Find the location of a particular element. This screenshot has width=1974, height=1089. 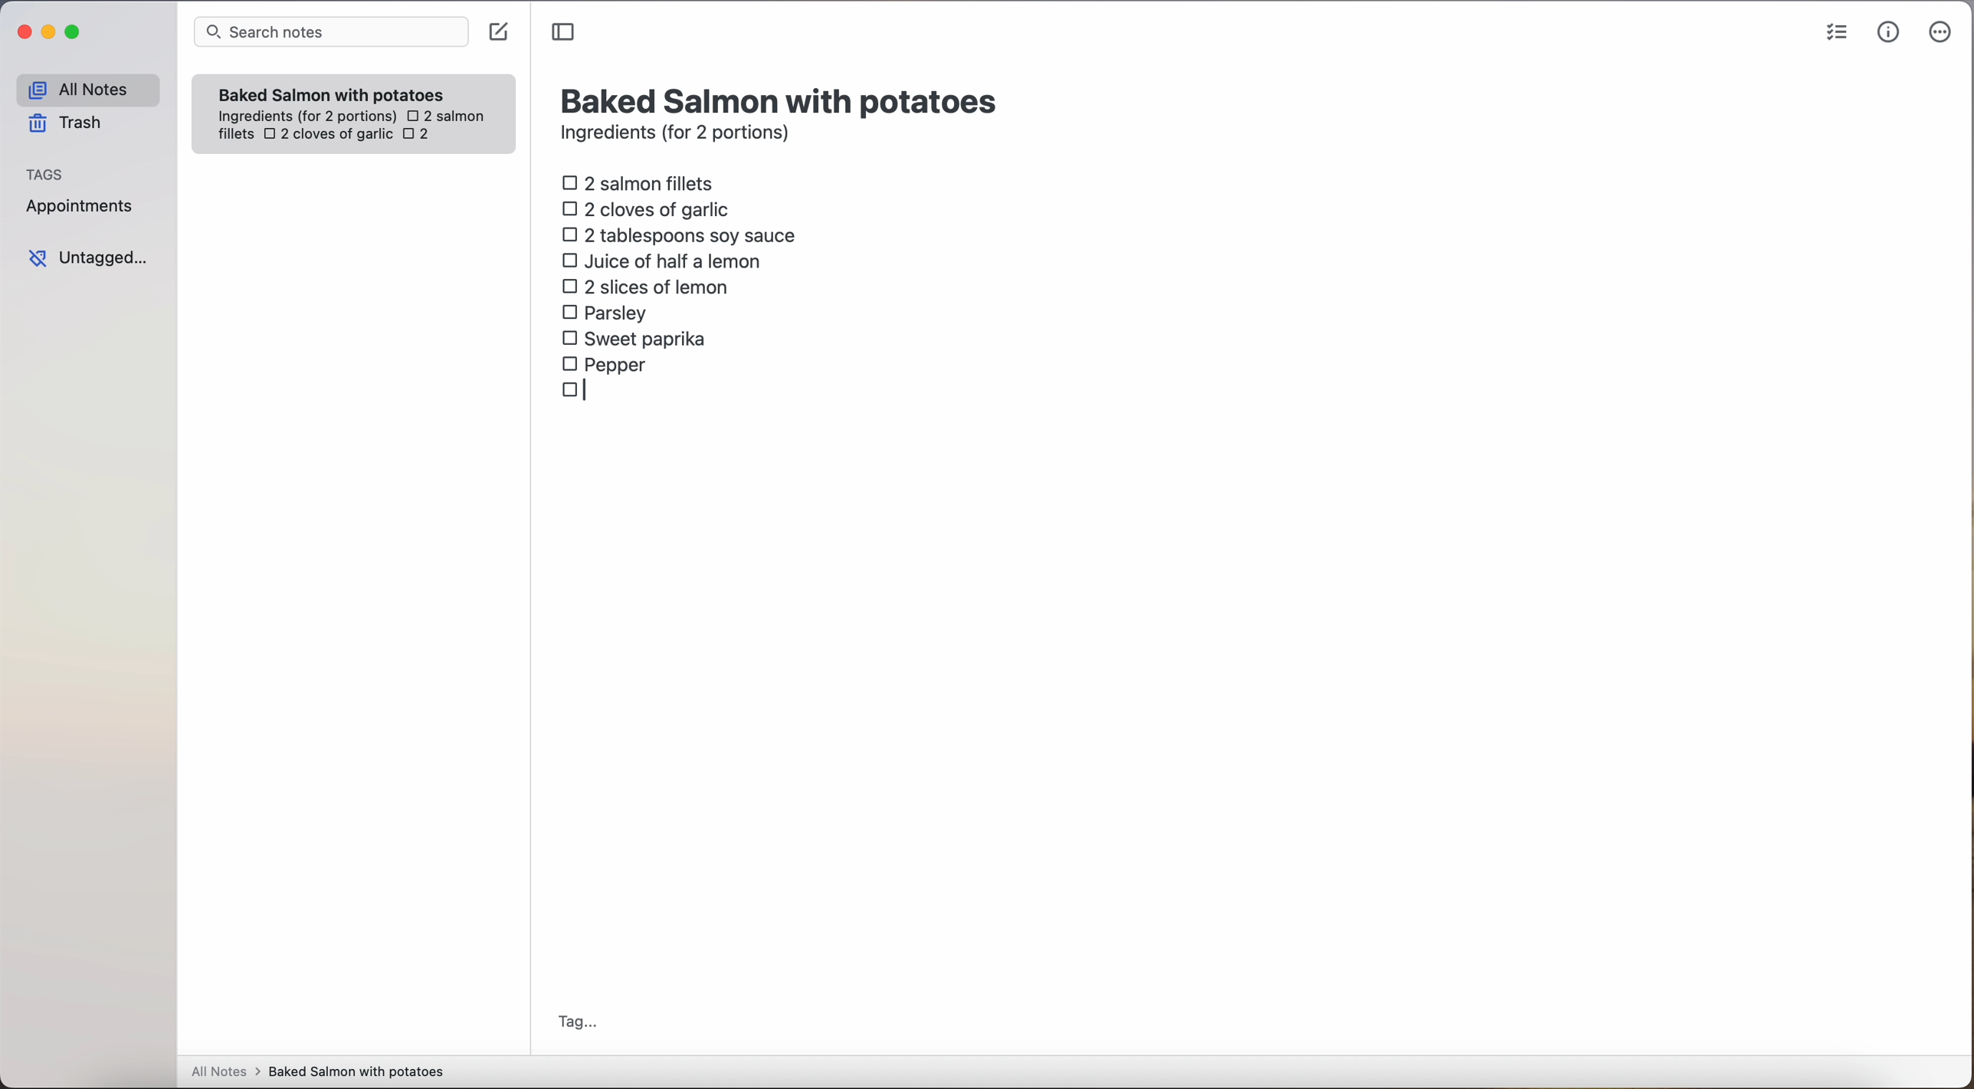

2 salmon is located at coordinates (444, 113).